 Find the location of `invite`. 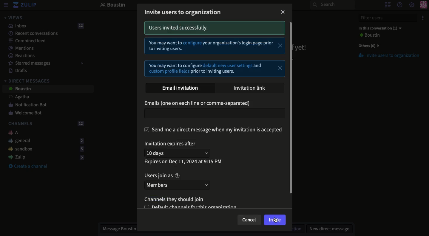

invite is located at coordinates (275, 220).